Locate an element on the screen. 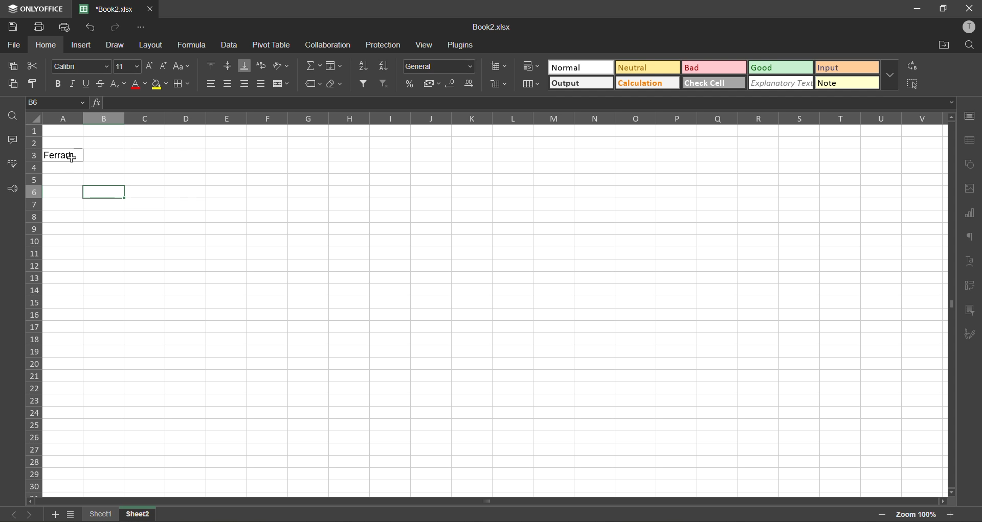  merge and center is located at coordinates (280, 83).